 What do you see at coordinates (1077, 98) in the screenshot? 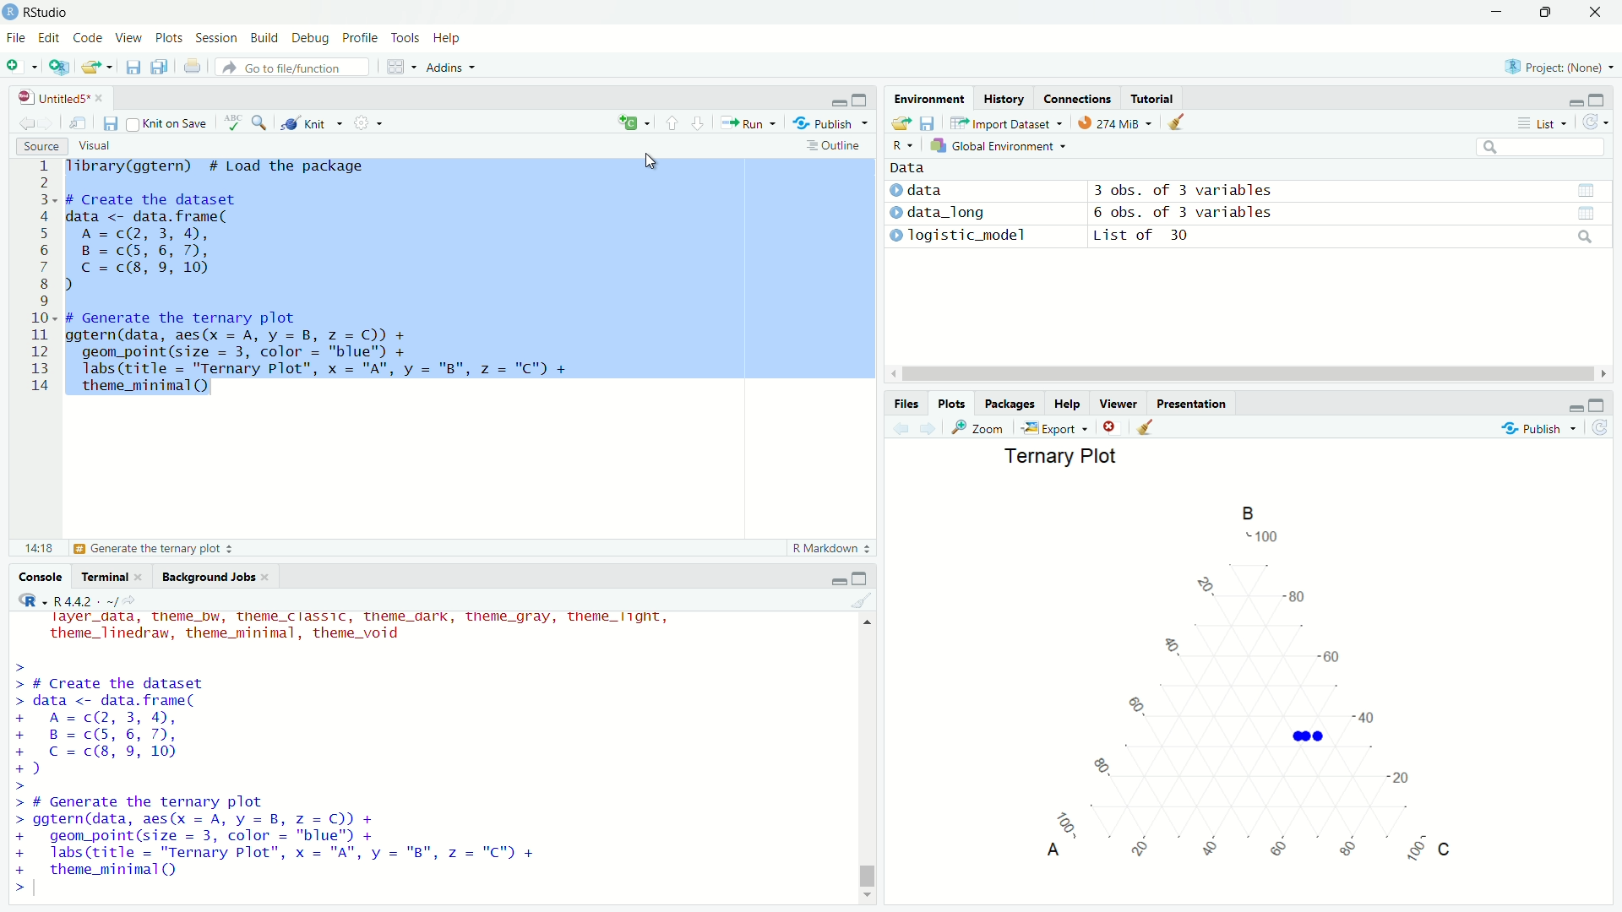
I see `Connections` at bounding box center [1077, 98].